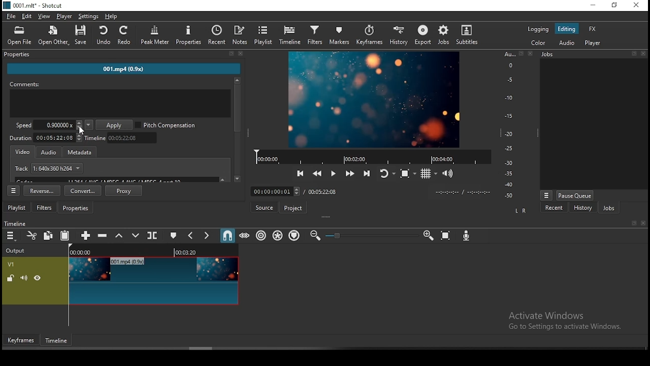  Describe the element at coordinates (508, 125) in the screenshot. I see `scale` at that location.